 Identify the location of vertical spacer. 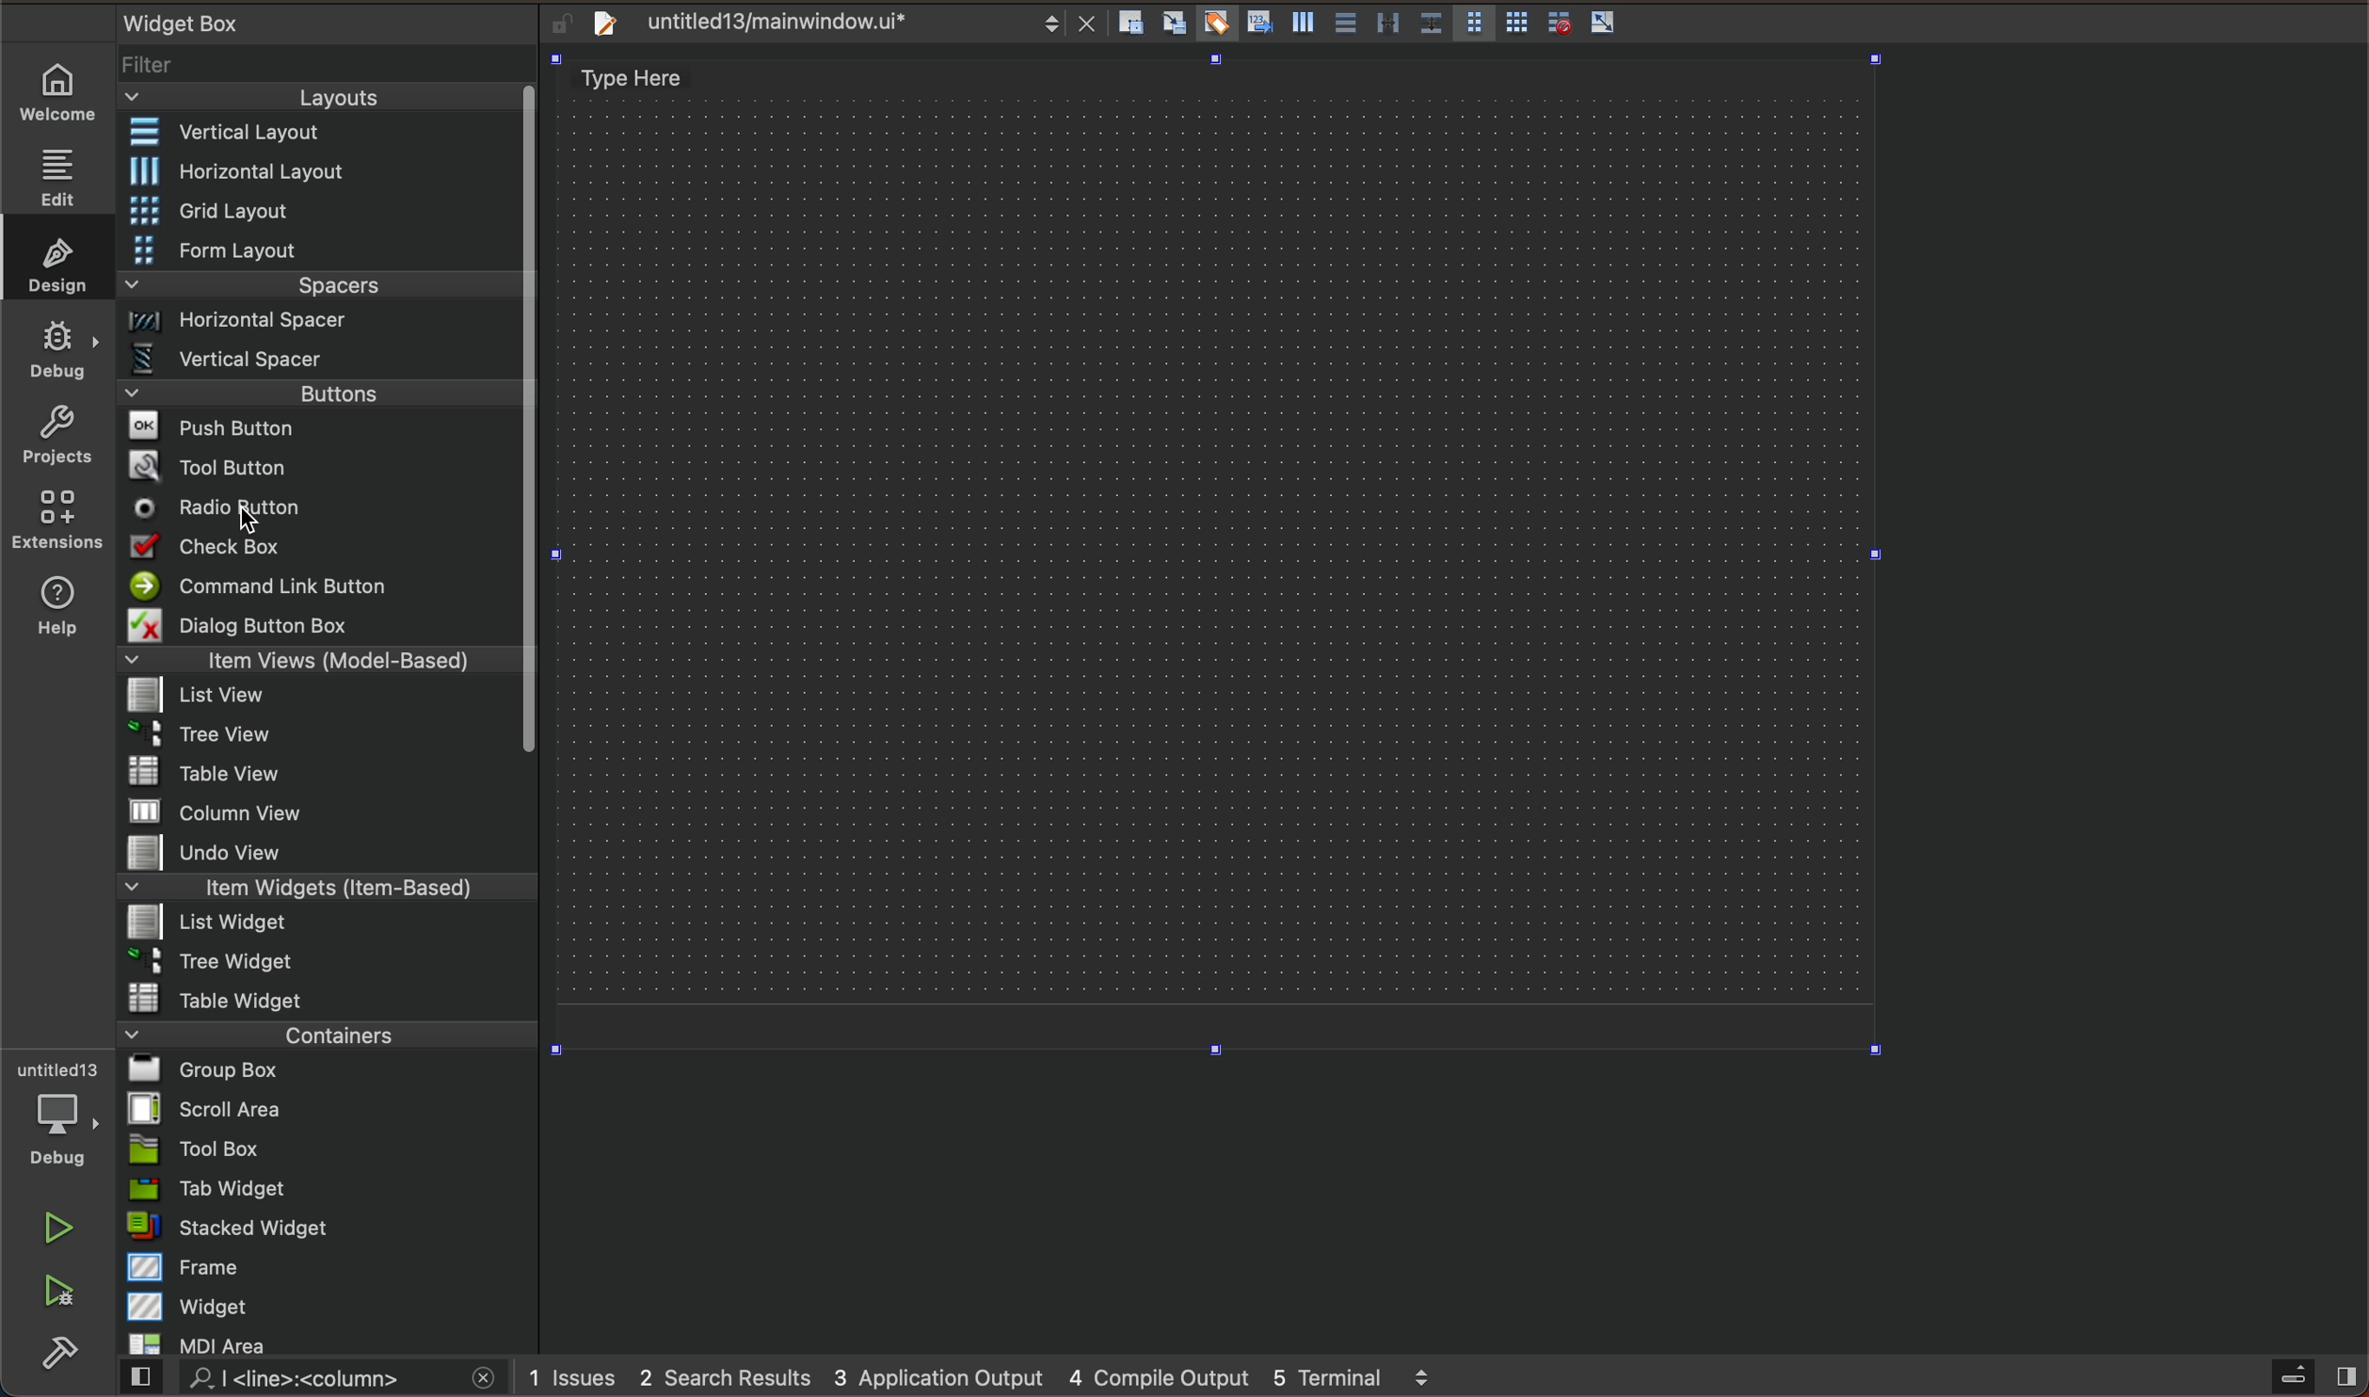
(292, 363).